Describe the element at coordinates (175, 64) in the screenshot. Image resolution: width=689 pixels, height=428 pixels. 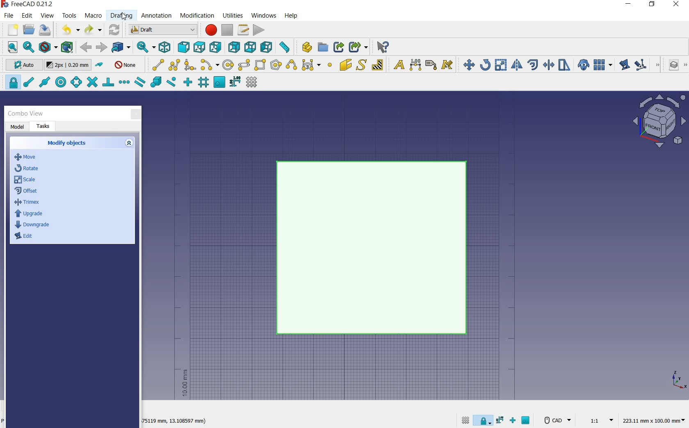
I see `polyline` at that location.